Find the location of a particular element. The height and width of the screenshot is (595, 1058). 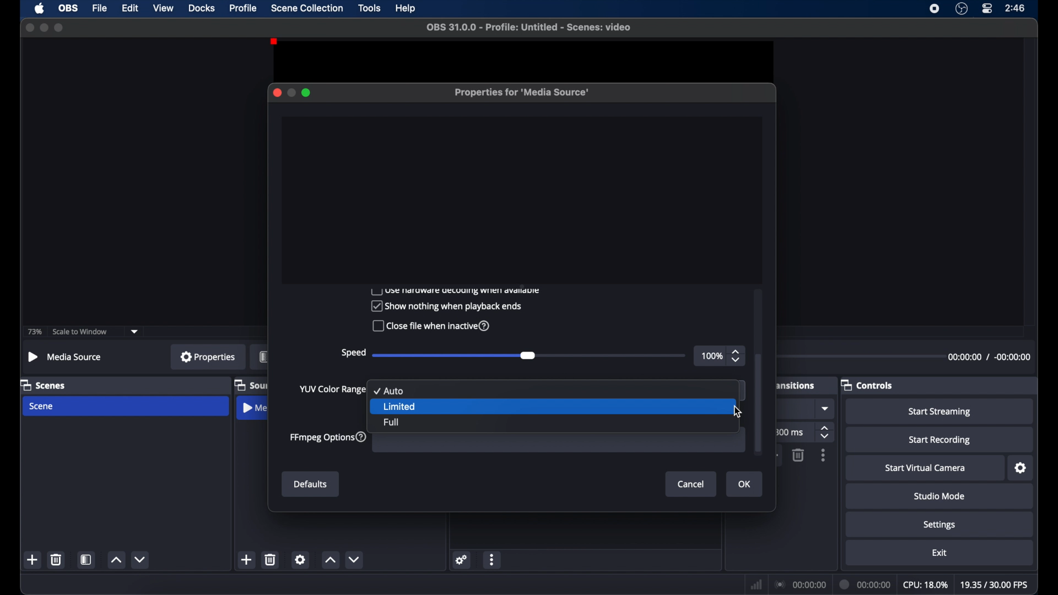

defaults is located at coordinates (311, 485).